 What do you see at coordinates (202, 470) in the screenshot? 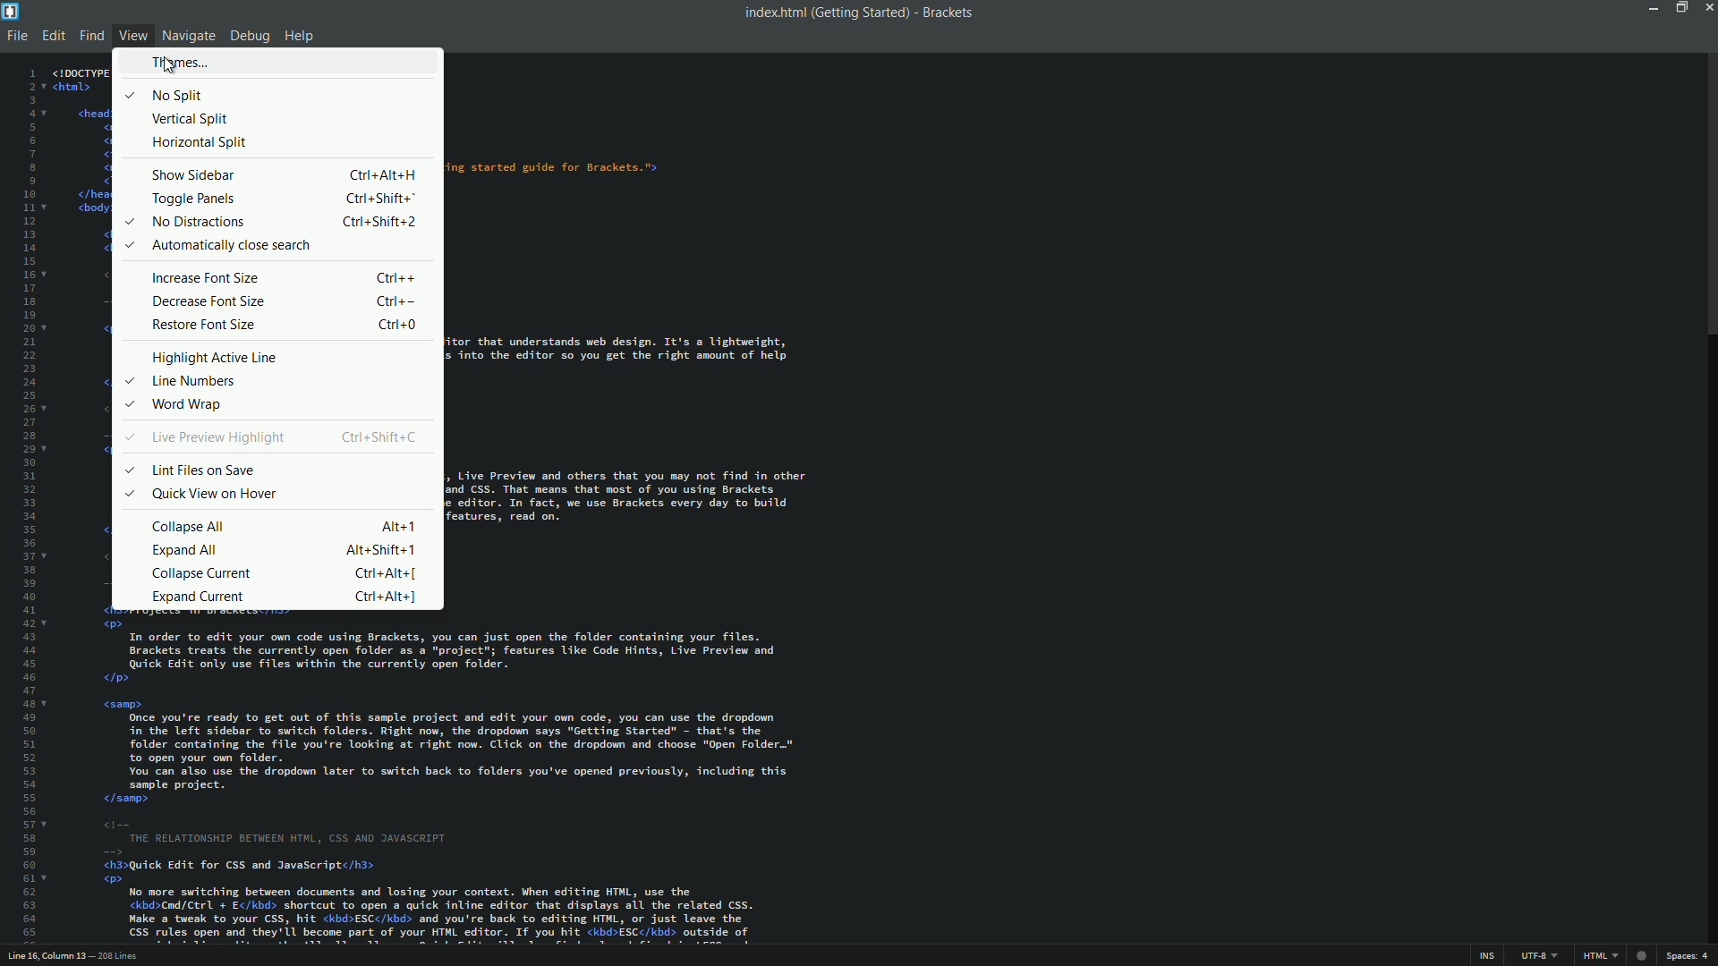
I see `lint files on save` at bounding box center [202, 470].